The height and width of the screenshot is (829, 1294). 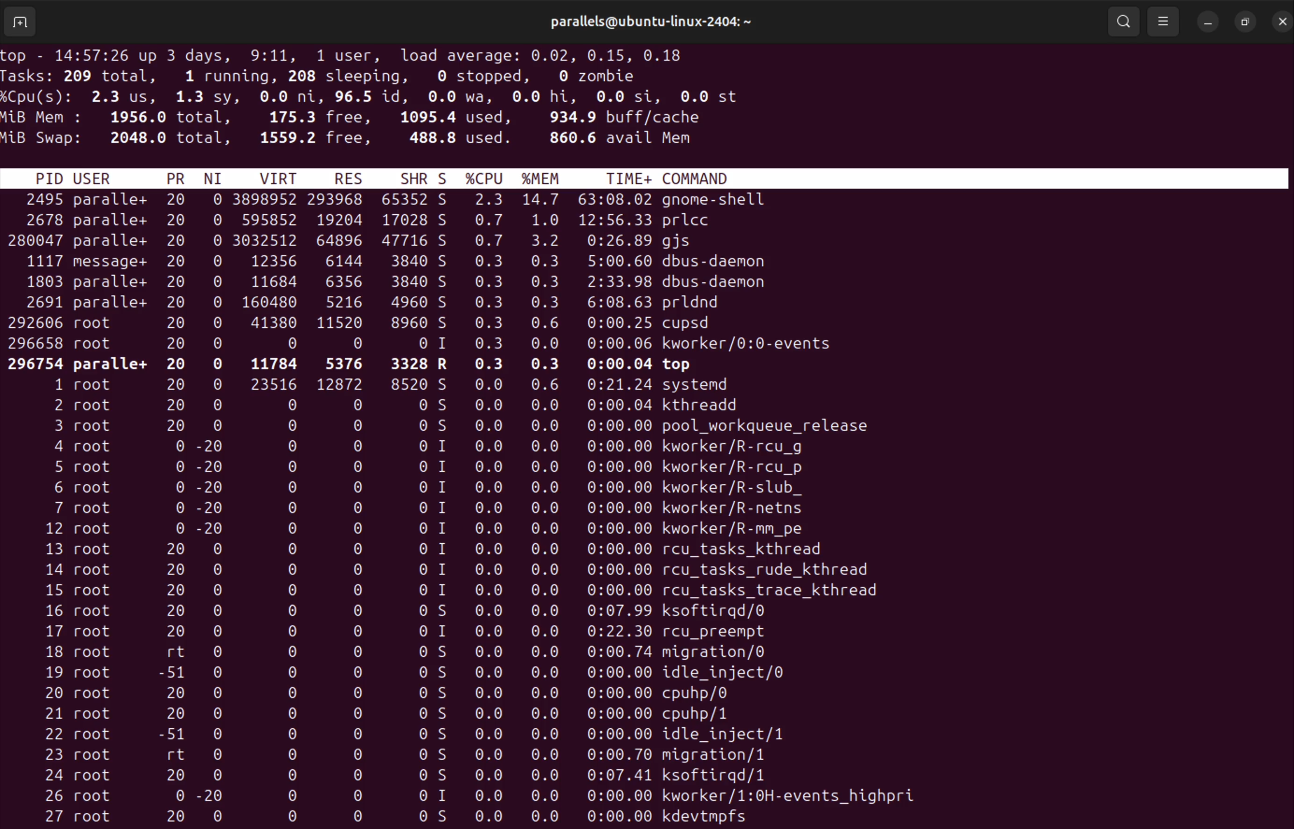 I want to click on % cpu, so click(x=486, y=177).